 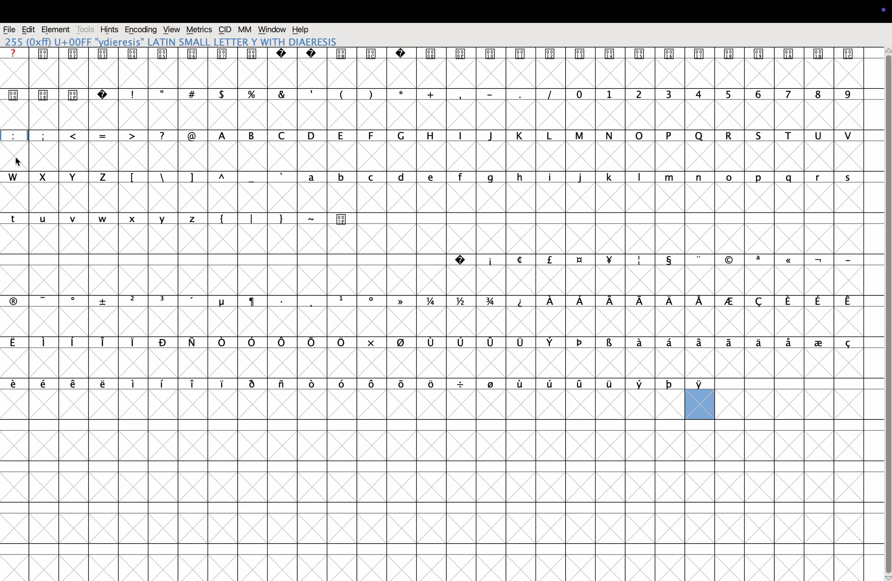 I want to click on help, so click(x=305, y=30).